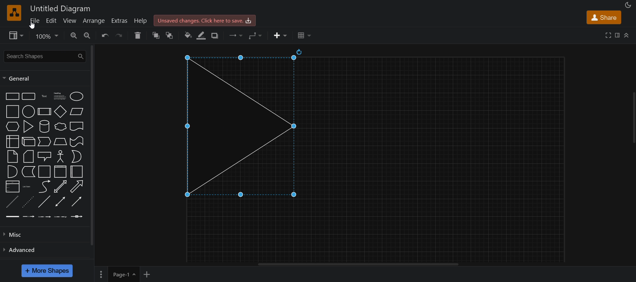 Image resolution: width=636 pixels, height=282 pixels. Describe the element at coordinates (144, 21) in the screenshot. I see `help` at that location.